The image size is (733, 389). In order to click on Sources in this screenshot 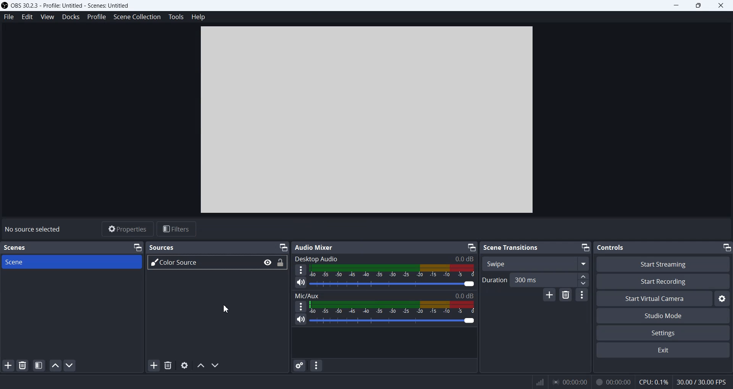, I will do `click(161, 248)`.